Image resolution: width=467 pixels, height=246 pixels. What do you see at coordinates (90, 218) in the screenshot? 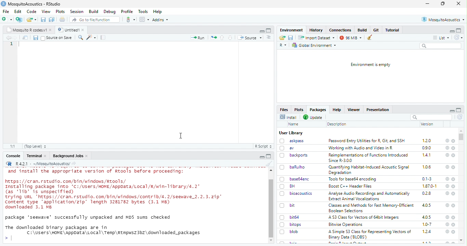
I see `package ‘seewave' successfully unpacked and mMD5 sums checked` at bounding box center [90, 218].